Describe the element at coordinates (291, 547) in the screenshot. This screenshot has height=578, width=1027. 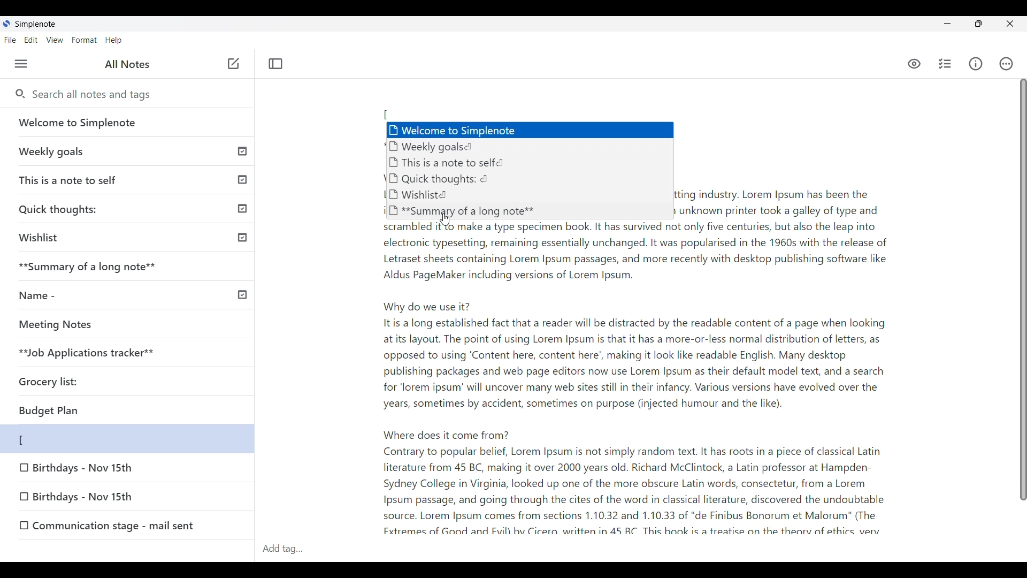
I see `Add tag` at that location.